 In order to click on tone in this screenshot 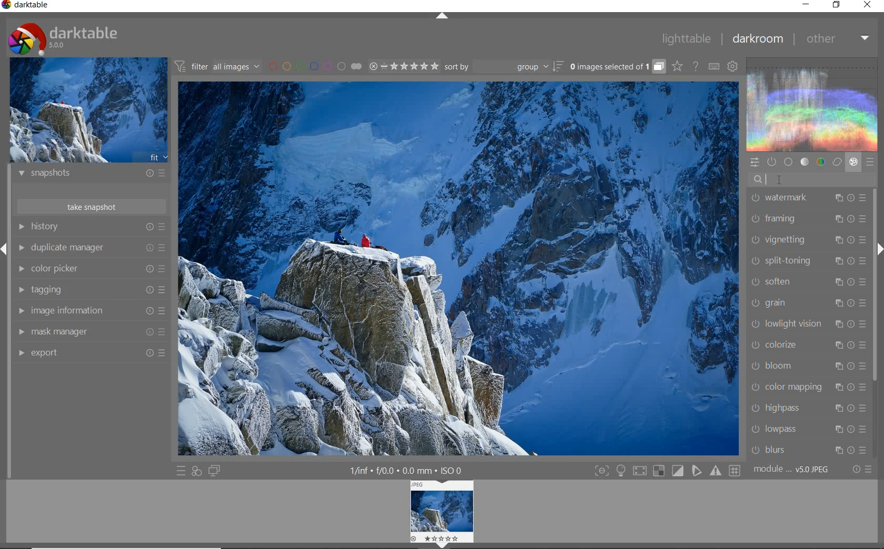, I will do `click(804, 161)`.